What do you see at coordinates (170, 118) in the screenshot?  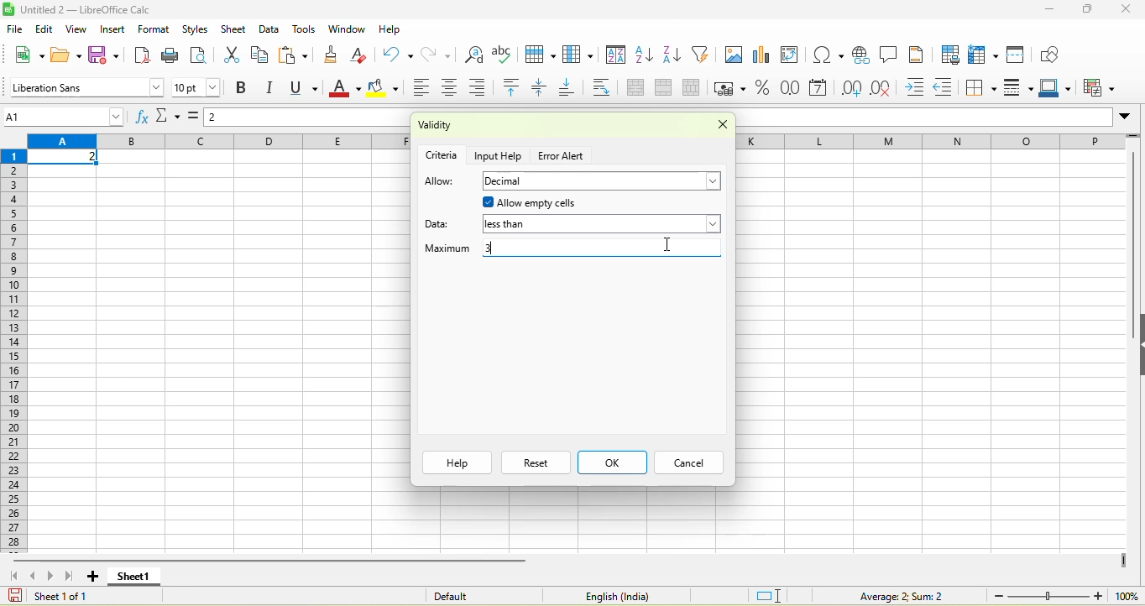 I see `select function` at bounding box center [170, 118].